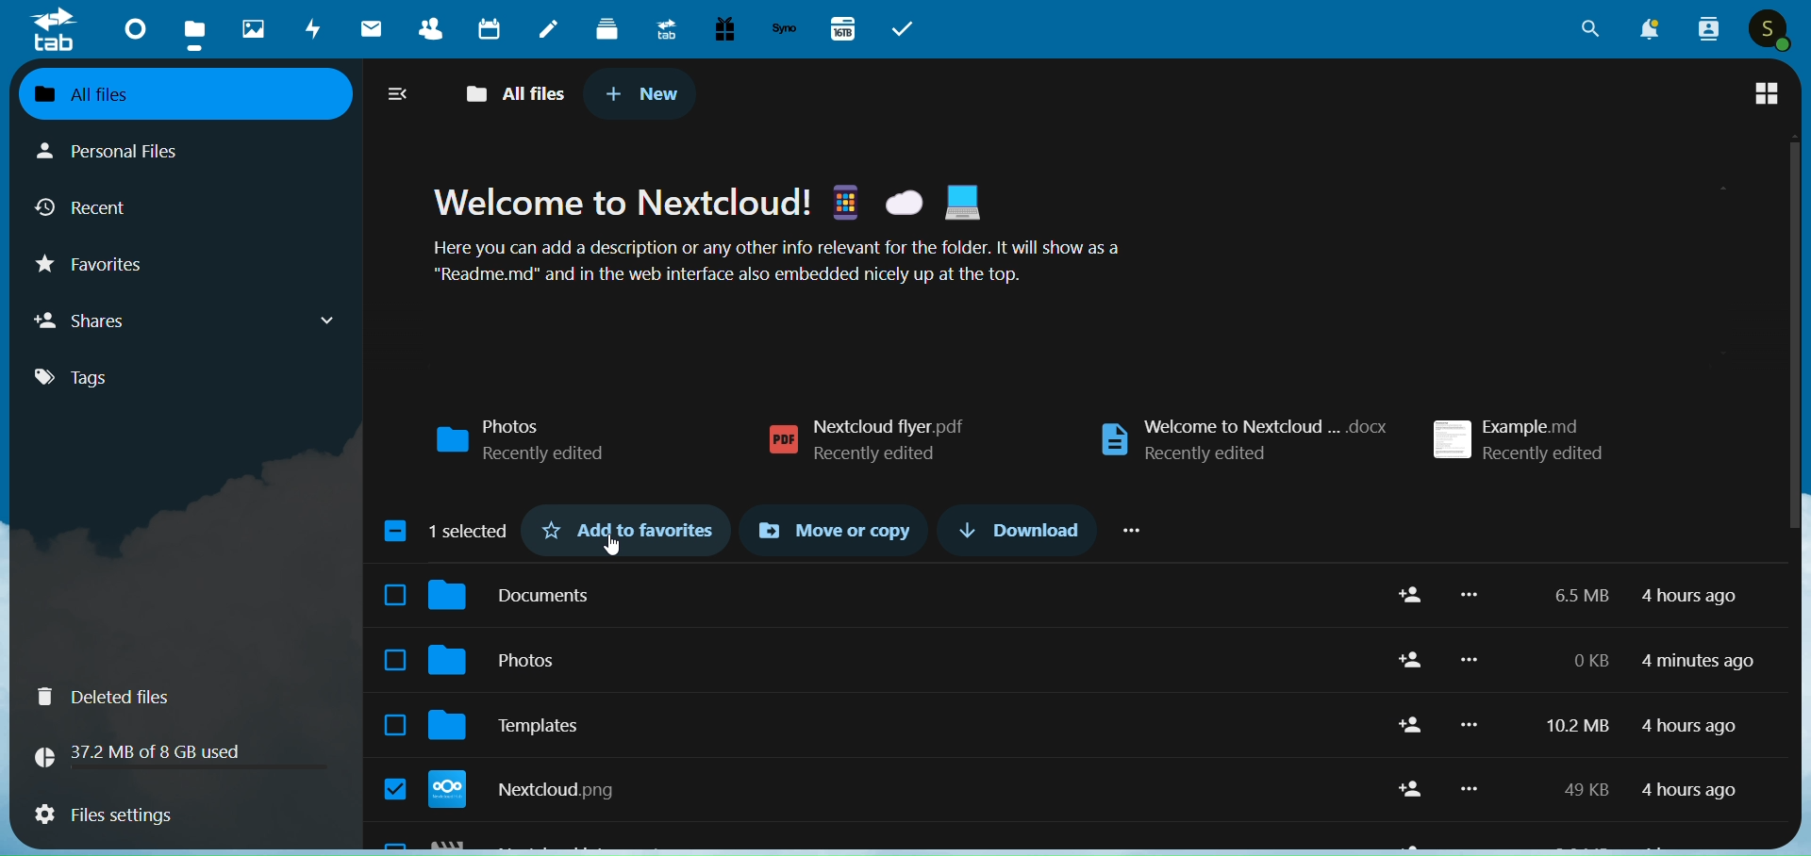  I want to click on favorites, so click(96, 265).